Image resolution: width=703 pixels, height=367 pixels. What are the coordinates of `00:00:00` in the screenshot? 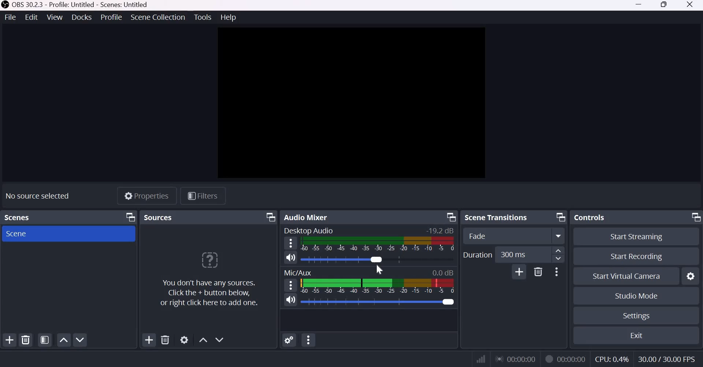 It's located at (516, 359).